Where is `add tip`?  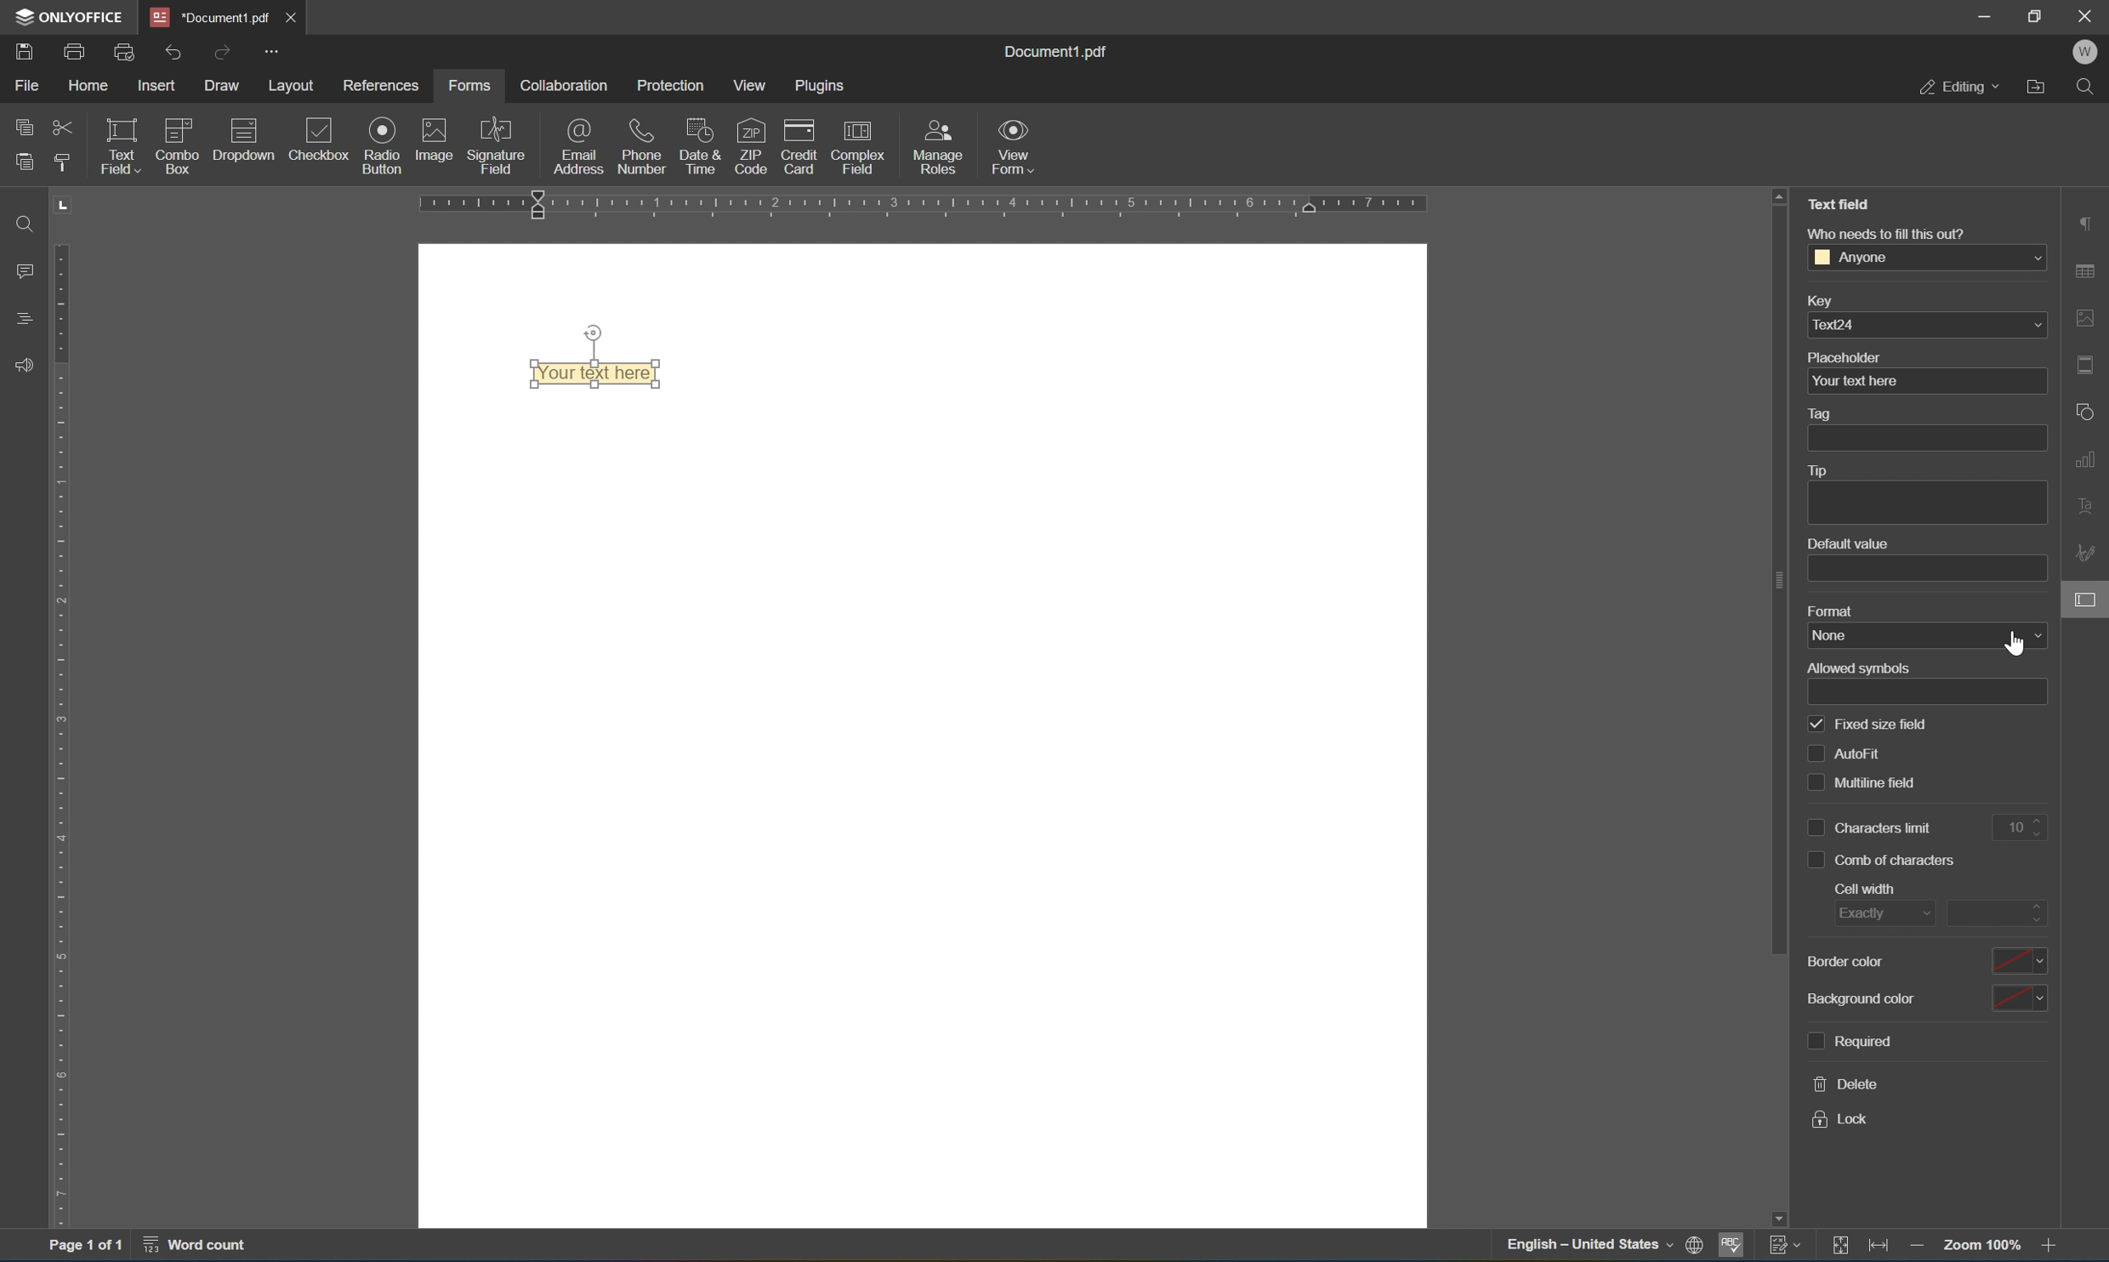 add tip is located at coordinates (1926, 504).